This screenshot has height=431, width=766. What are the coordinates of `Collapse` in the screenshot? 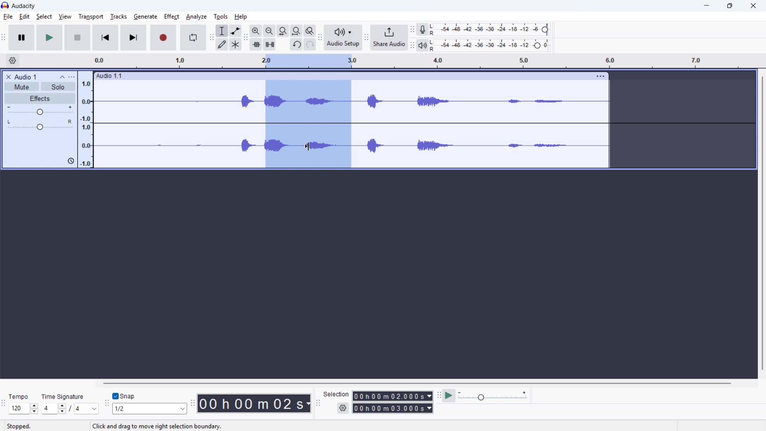 It's located at (62, 77).